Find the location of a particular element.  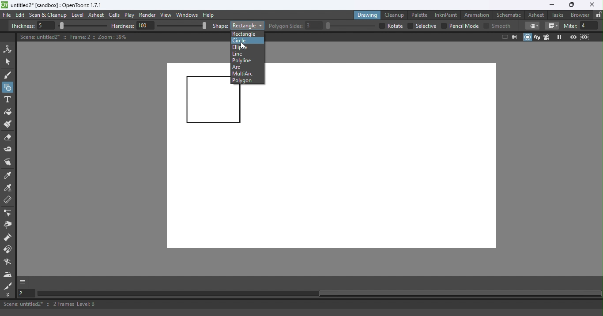

Freeze is located at coordinates (559, 37).